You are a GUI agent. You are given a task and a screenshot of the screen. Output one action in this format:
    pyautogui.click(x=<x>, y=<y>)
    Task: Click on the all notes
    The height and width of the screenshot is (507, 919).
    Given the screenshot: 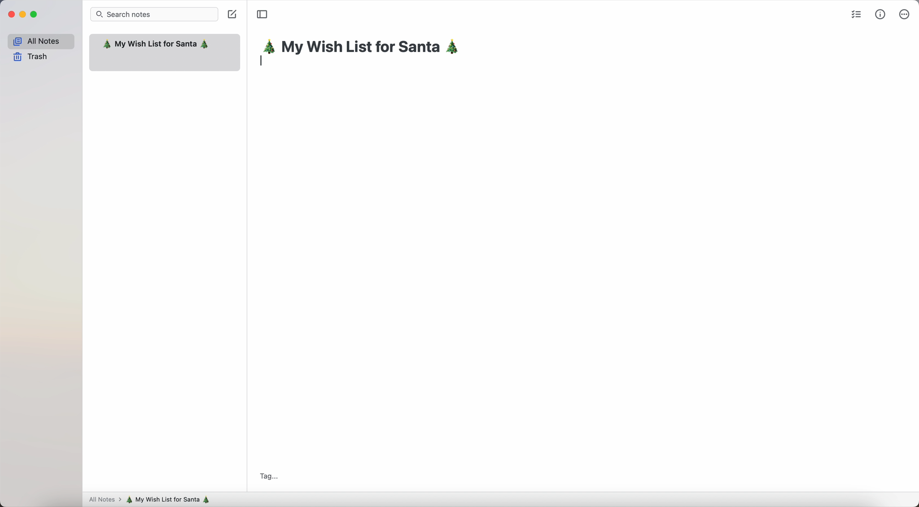 What is the action you would take?
    pyautogui.click(x=40, y=40)
    